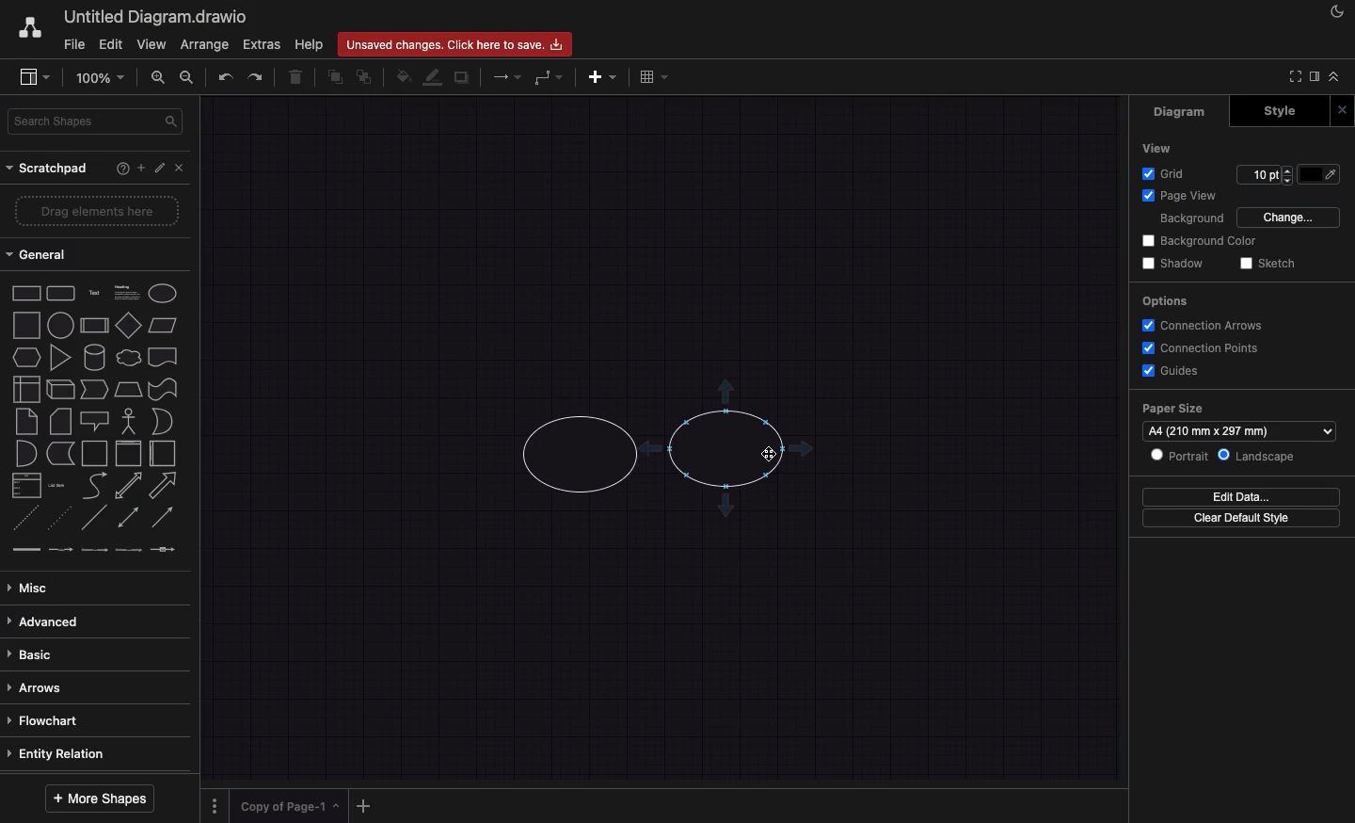 The width and height of the screenshot is (1355, 823). I want to click on process, so click(93, 326).